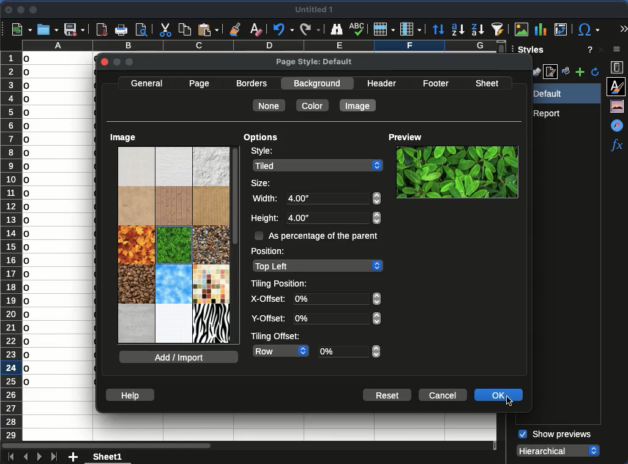 The height and width of the screenshot is (464, 628). What do you see at coordinates (477, 29) in the screenshot?
I see `descending` at bounding box center [477, 29].